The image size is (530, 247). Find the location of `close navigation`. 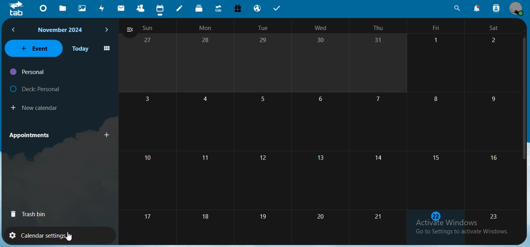

close navigation is located at coordinates (130, 30).